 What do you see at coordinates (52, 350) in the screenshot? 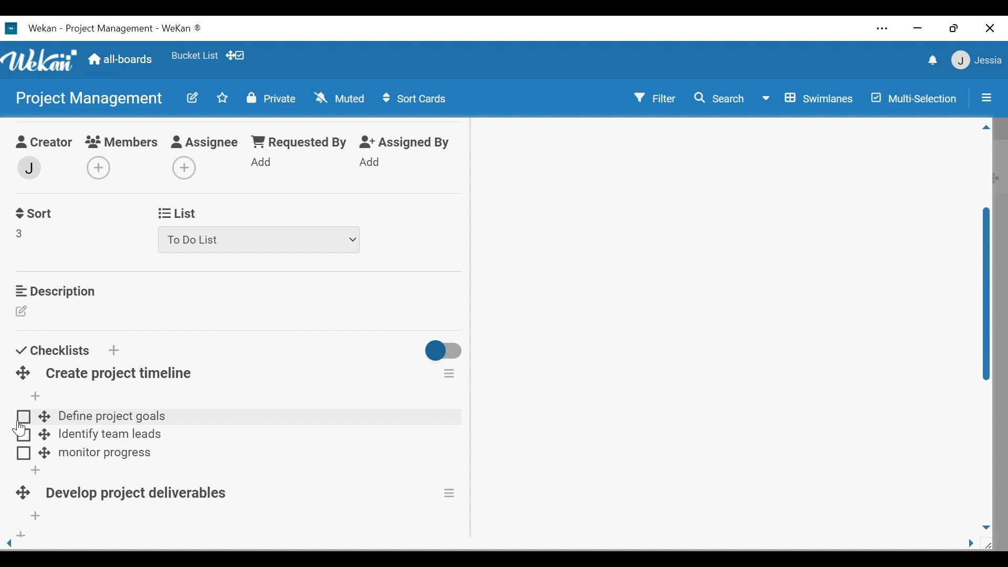
I see `Checklists` at bounding box center [52, 350].